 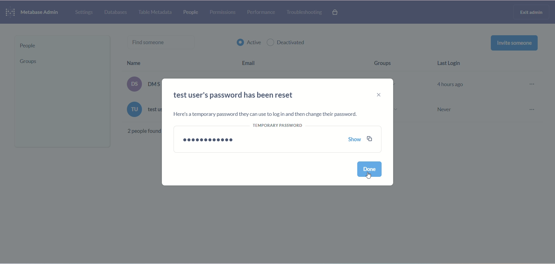 I want to click on name, so click(x=145, y=62).